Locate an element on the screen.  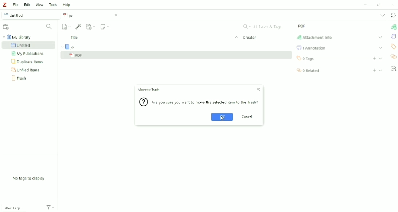
New Collection is located at coordinates (7, 27).